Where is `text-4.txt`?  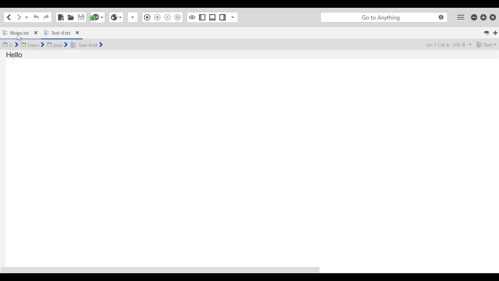 text-4.txt is located at coordinates (57, 32).